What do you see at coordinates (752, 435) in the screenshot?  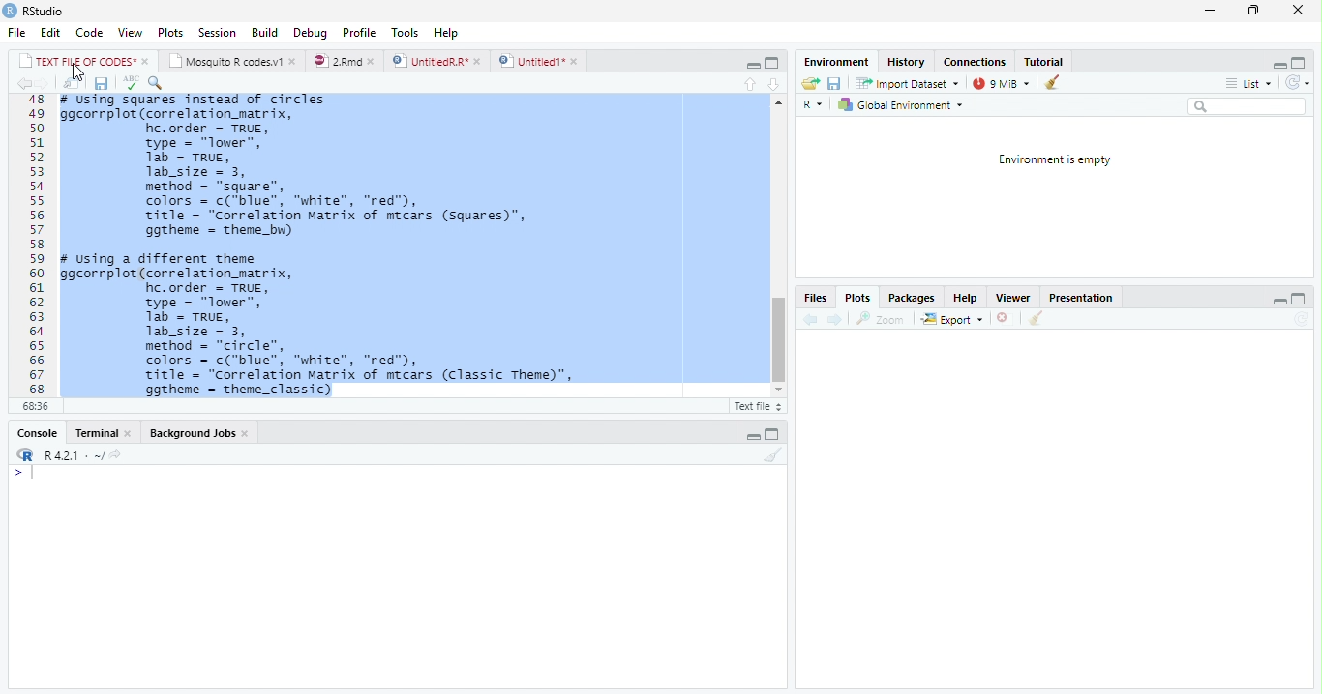 I see `hide r script` at bounding box center [752, 435].